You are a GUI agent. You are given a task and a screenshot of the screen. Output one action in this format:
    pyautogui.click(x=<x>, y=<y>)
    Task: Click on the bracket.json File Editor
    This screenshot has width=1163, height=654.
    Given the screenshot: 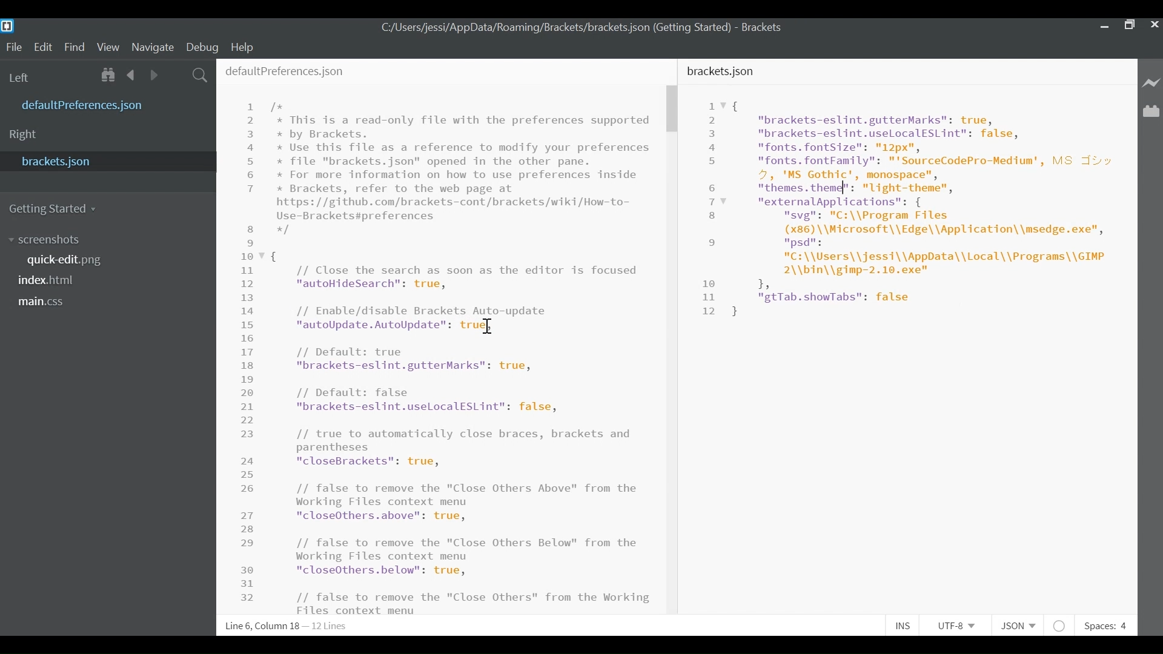 What is the action you would take?
    pyautogui.click(x=907, y=338)
    